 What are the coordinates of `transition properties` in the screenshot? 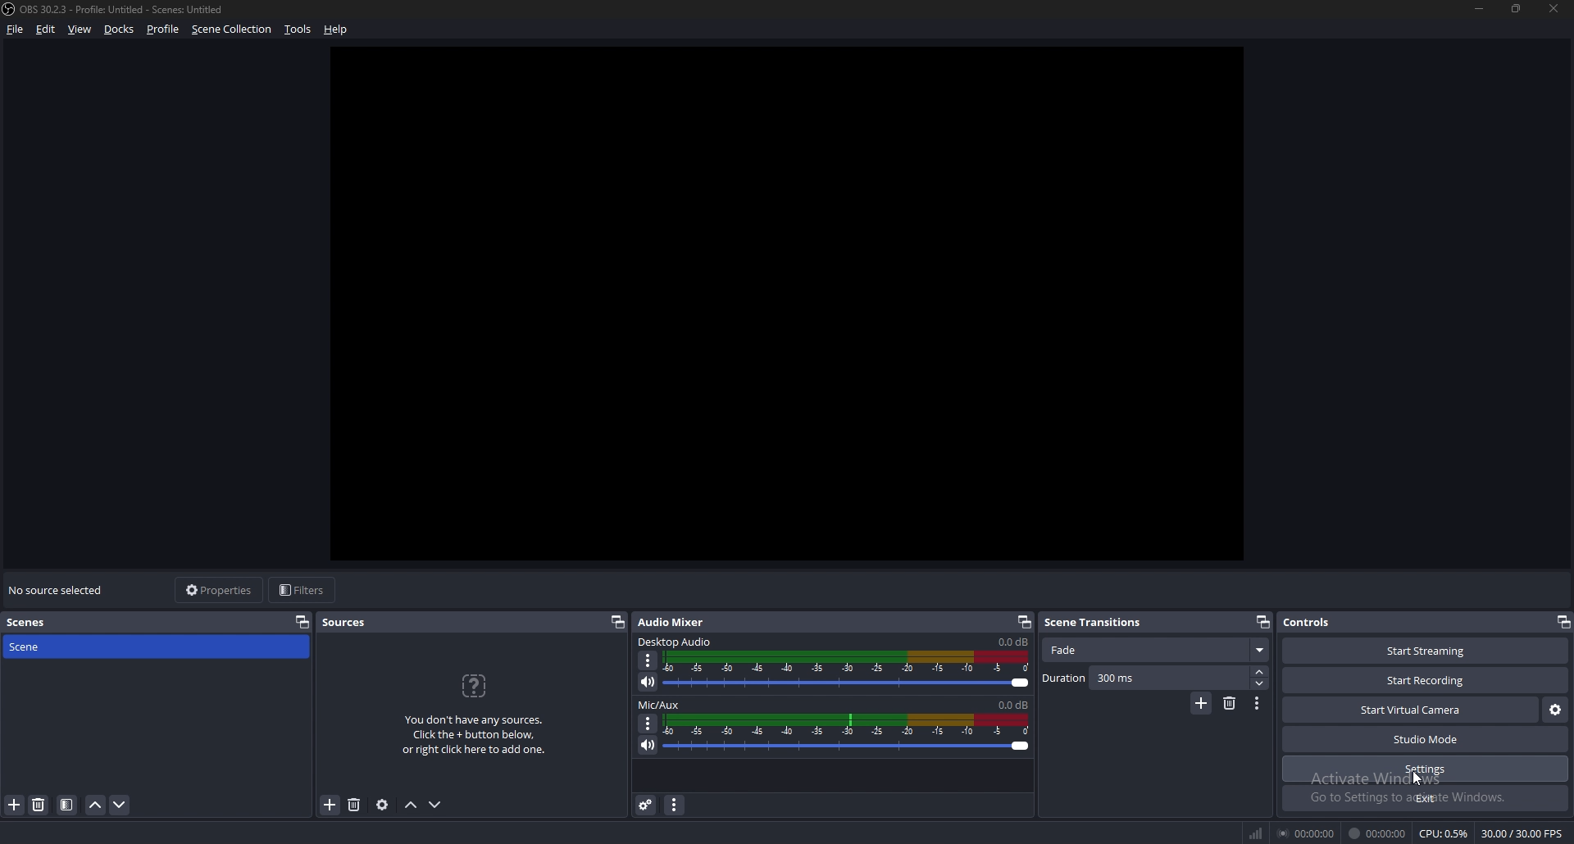 It's located at (1258, 704).